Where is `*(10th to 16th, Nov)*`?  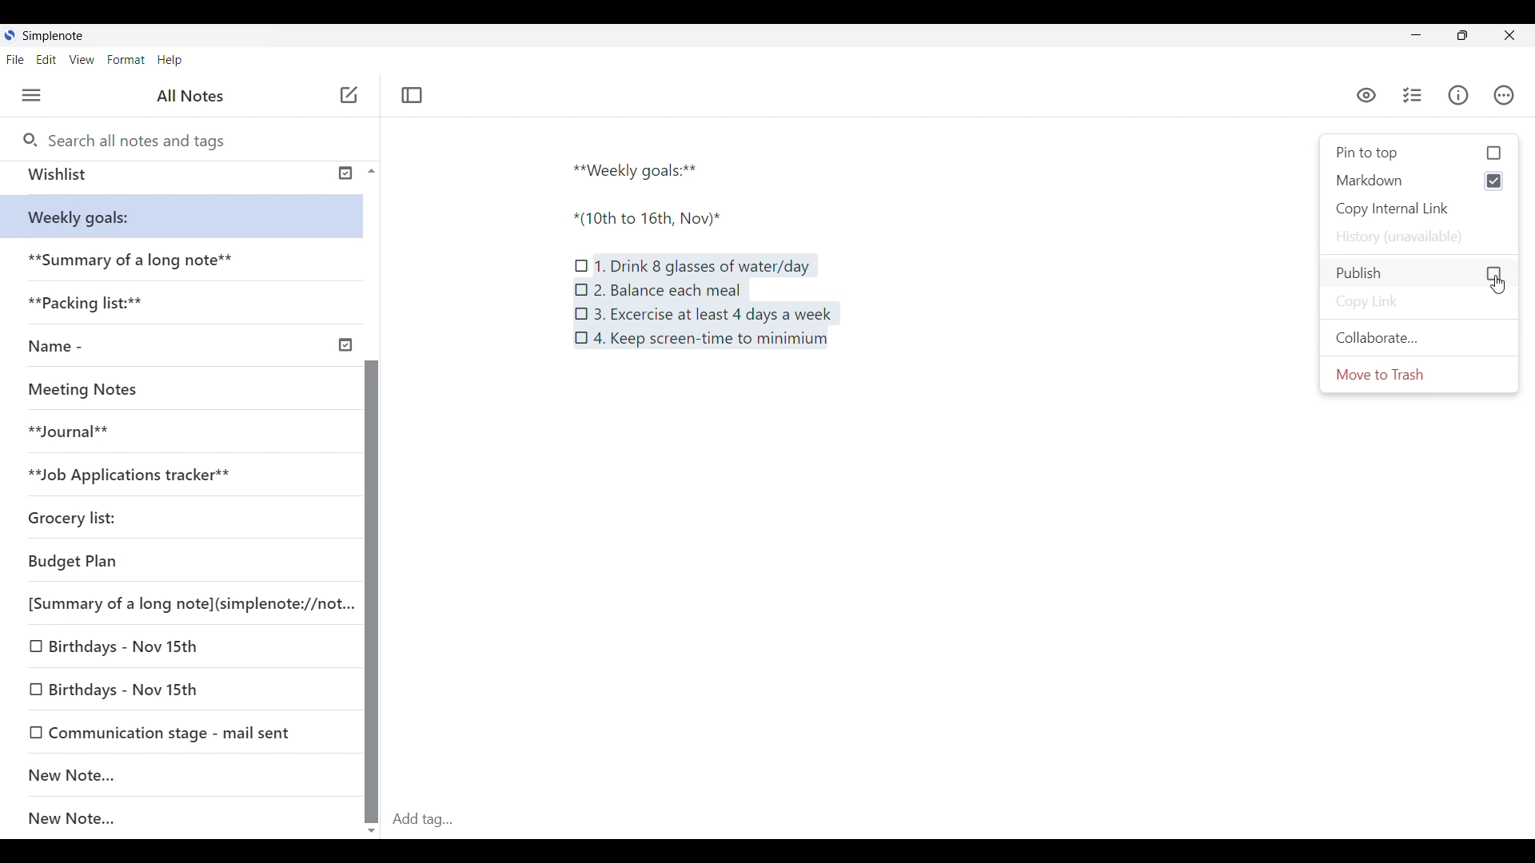
*(10th to 16th, Nov)* is located at coordinates (658, 219).